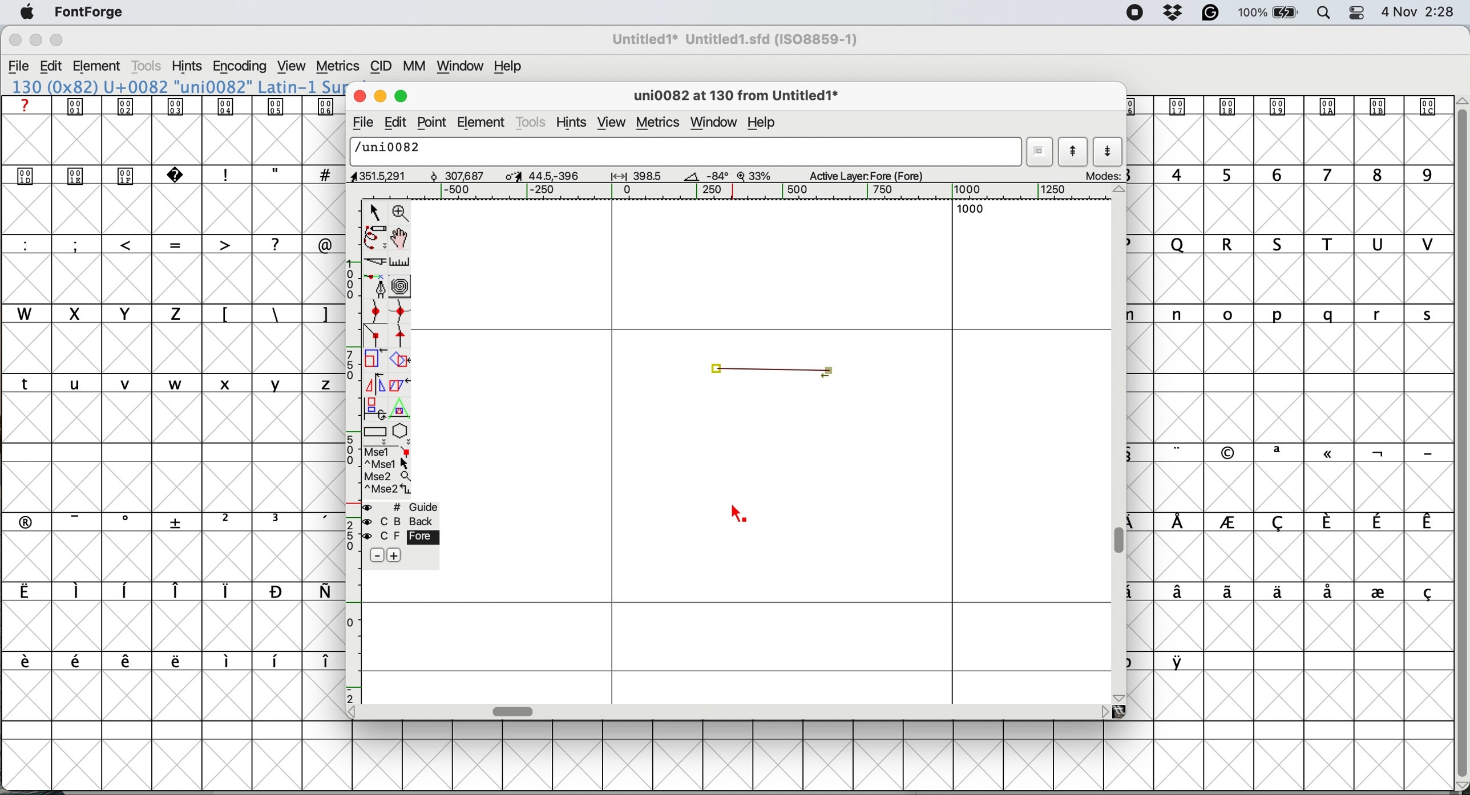 This screenshot has width=1470, height=795. Describe the element at coordinates (168, 591) in the screenshot. I see `symbols` at that location.